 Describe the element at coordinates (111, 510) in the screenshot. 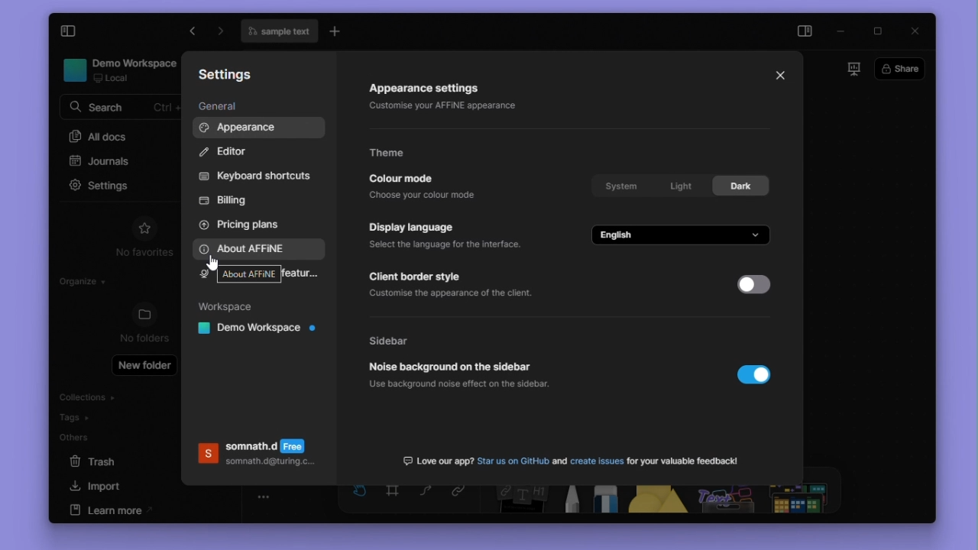

I see `learn more` at that location.